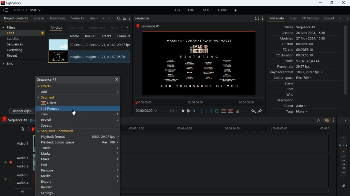  I want to click on leave, so click(6, 10).